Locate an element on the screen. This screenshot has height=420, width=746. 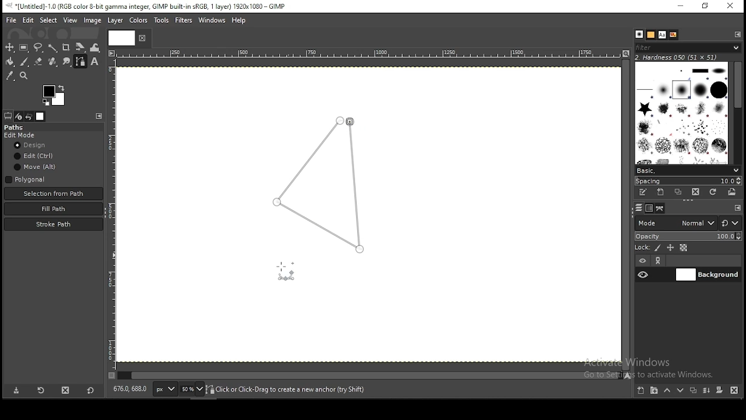
selection tool is located at coordinates (8, 47).